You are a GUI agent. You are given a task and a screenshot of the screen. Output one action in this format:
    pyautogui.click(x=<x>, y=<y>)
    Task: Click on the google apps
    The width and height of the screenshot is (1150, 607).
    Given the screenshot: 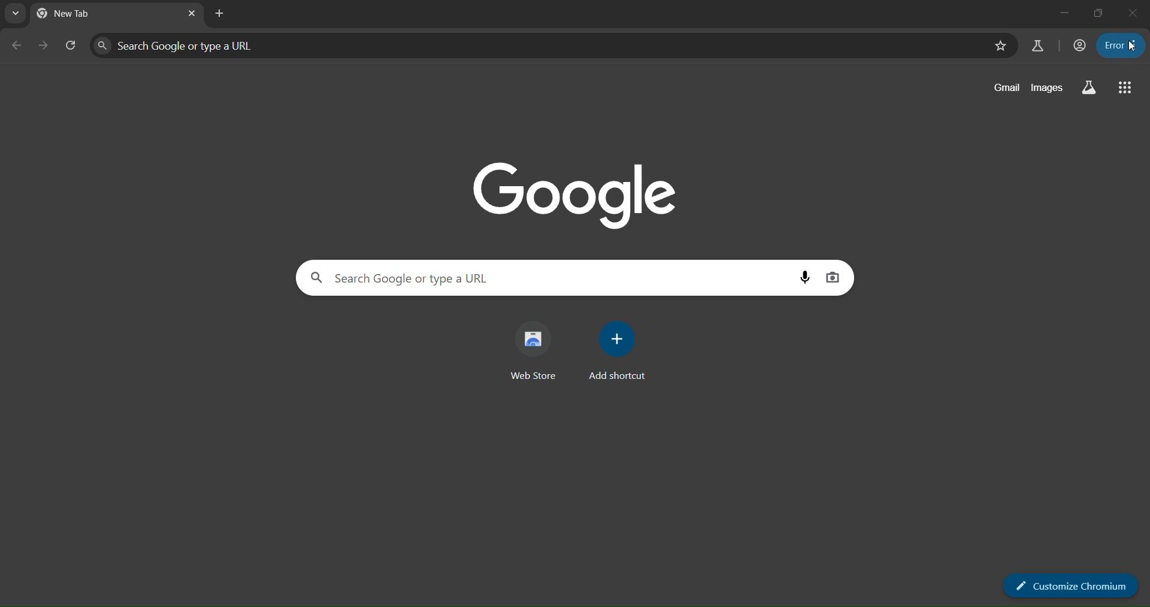 What is the action you would take?
    pyautogui.click(x=1126, y=87)
    